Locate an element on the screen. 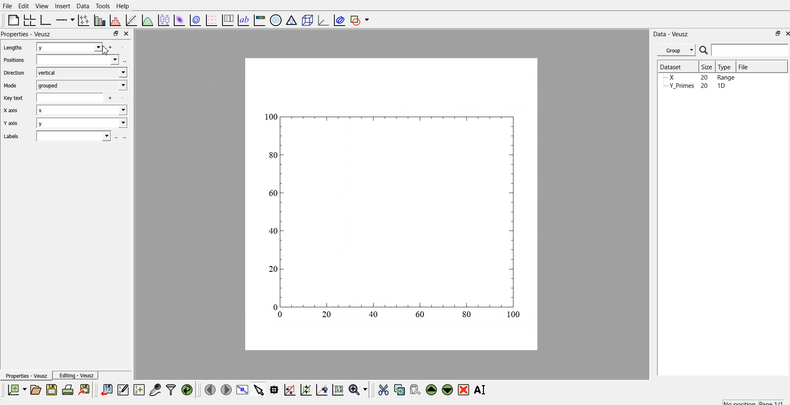 The width and height of the screenshot is (790, 405). Y axis y is located at coordinates (67, 124).